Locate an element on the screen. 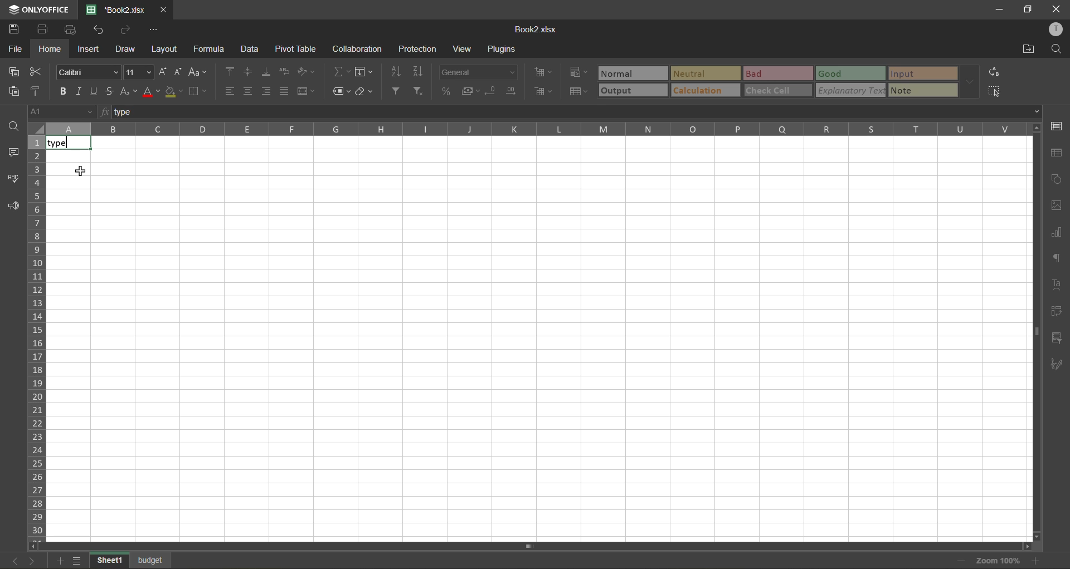  decrement size is located at coordinates (181, 71).